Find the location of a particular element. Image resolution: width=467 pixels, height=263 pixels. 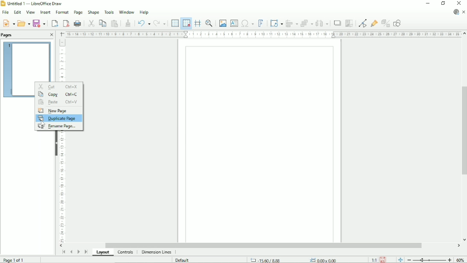

Paste is located at coordinates (56, 102).